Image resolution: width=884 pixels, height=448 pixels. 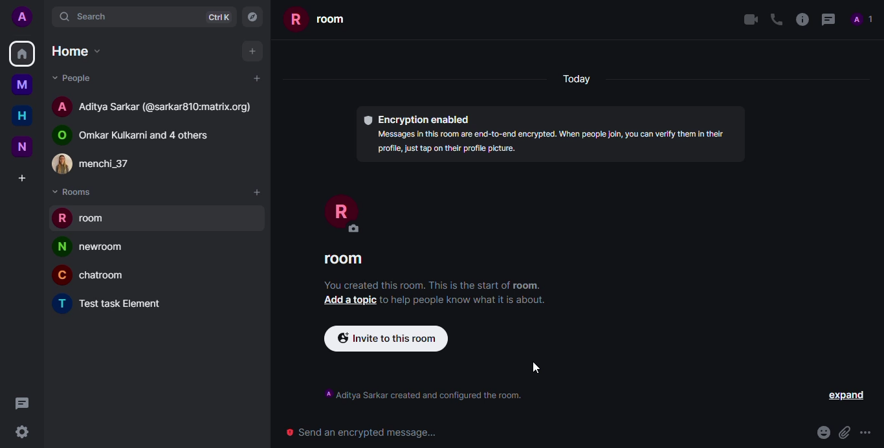 What do you see at coordinates (825, 19) in the screenshot?
I see `threads` at bounding box center [825, 19].